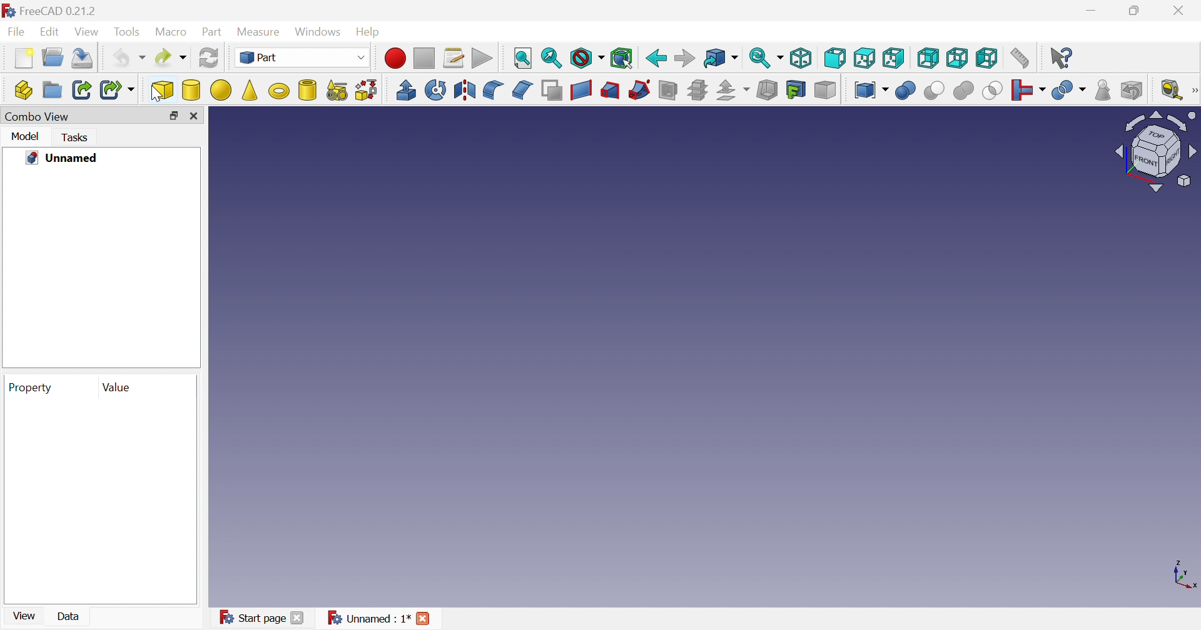 This screenshot has width=1201, height=630. What do you see at coordinates (482, 59) in the screenshot?
I see `Execute macros` at bounding box center [482, 59].